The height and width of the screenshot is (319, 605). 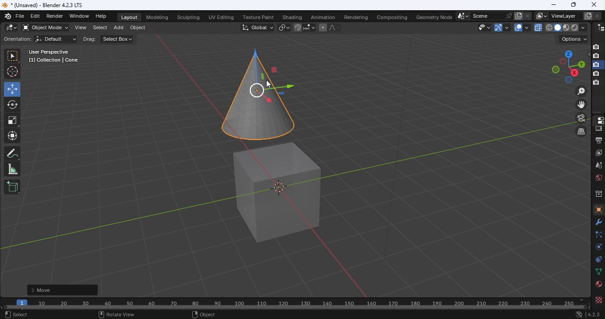 I want to click on Rotate the view, so click(x=568, y=81).